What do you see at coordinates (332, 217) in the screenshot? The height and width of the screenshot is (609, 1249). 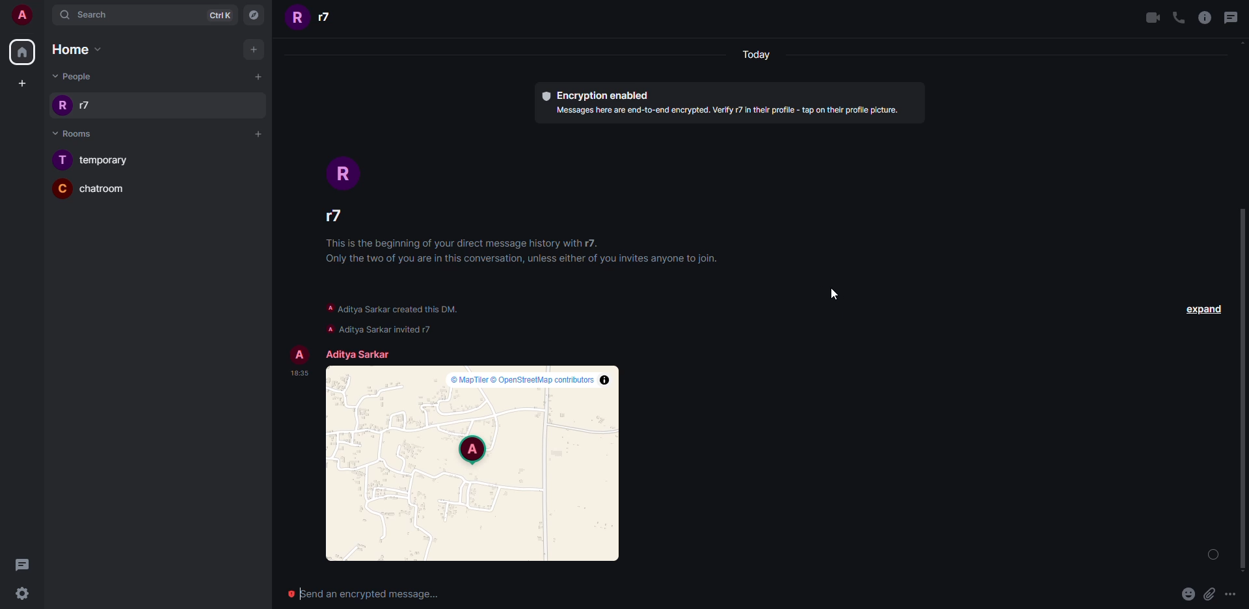 I see `people` at bounding box center [332, 217].